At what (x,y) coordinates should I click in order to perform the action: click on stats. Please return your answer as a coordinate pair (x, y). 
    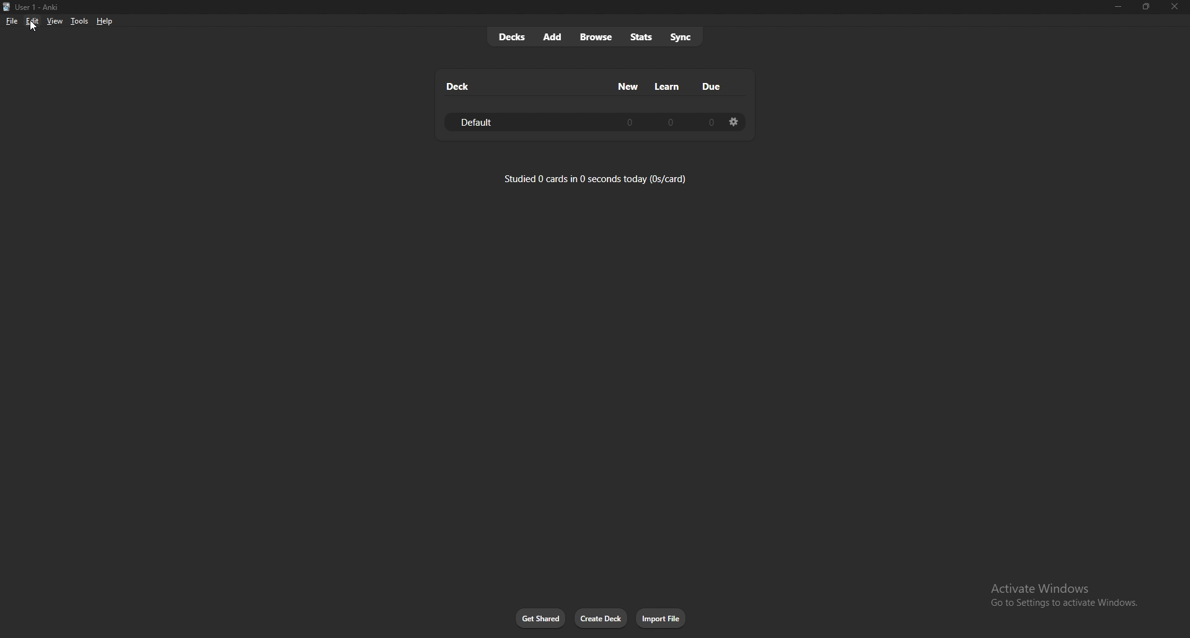
    Looking at the image, I should click on (642, 37).